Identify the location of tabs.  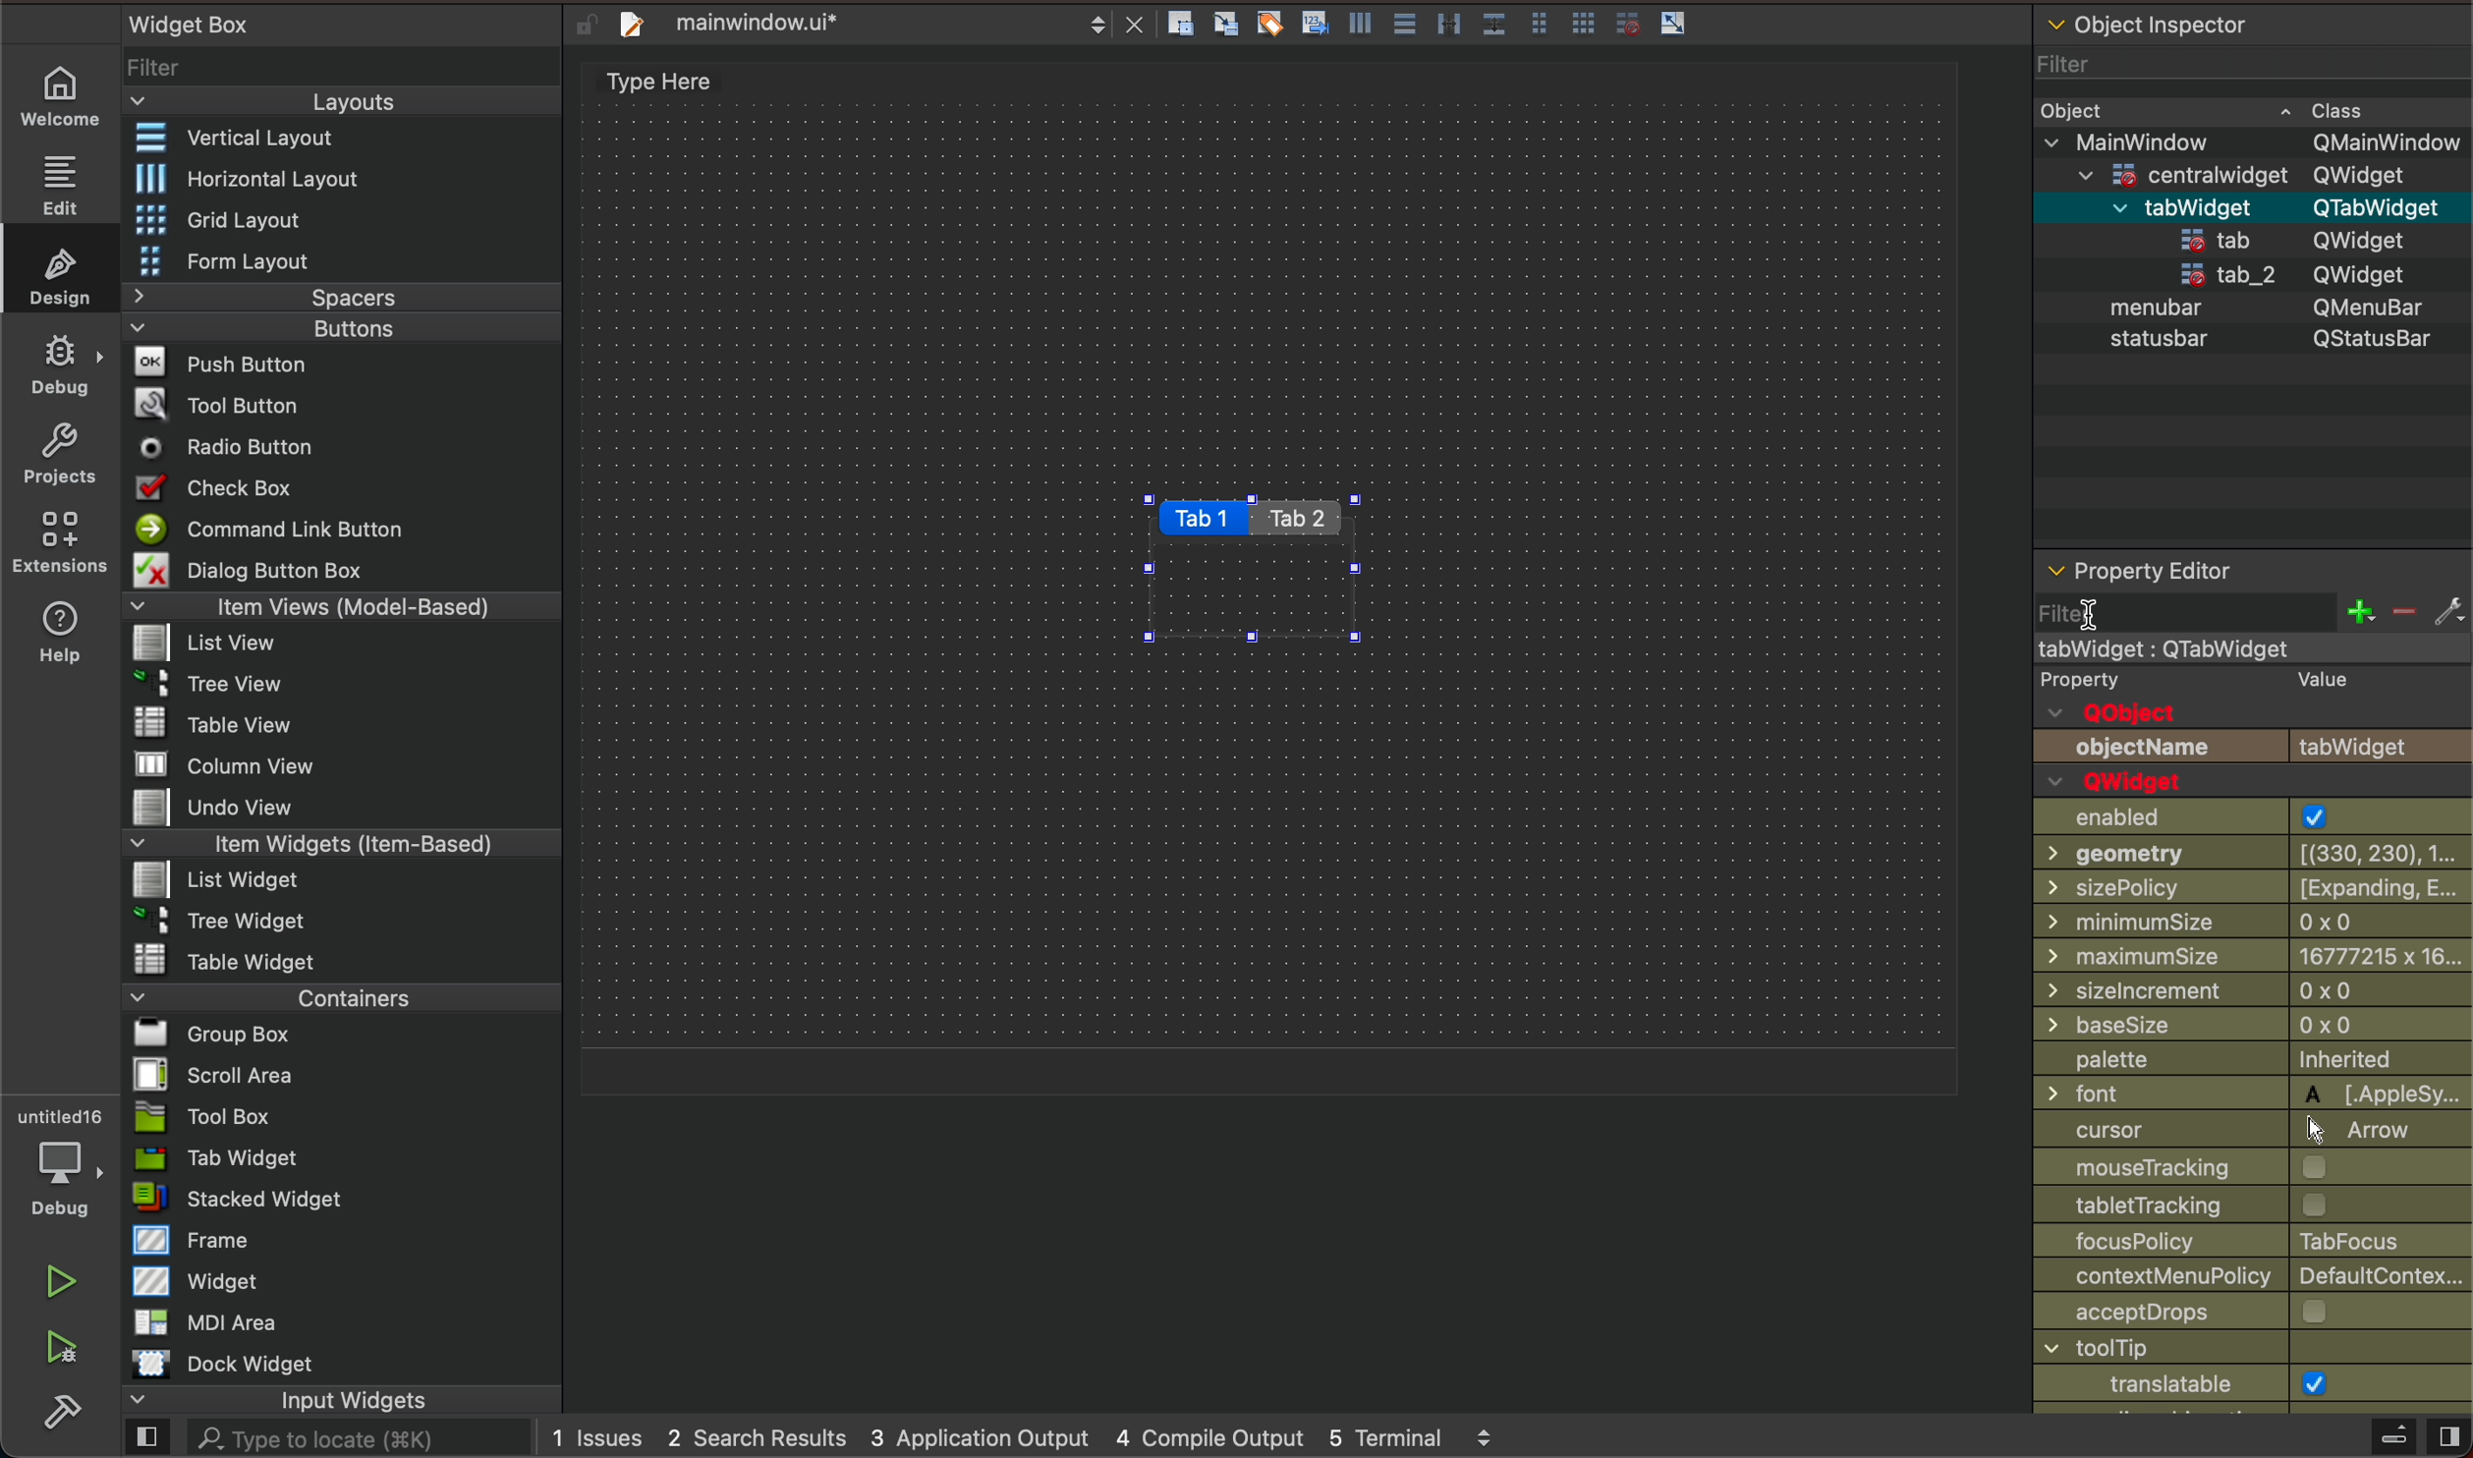
(1257, 567).